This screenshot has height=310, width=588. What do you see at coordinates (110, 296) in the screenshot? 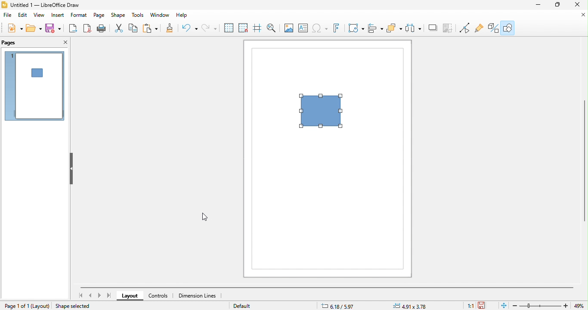
I see `last page` at bounding box center [110, 296].